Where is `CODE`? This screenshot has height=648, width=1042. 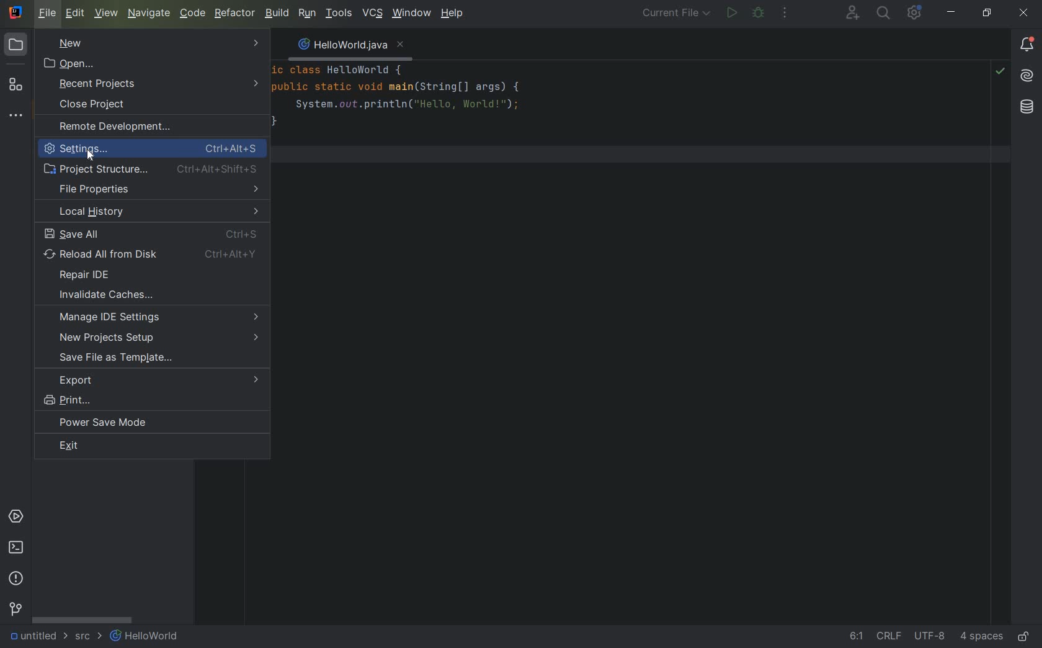
CODE is located at coordinates (192, 13).